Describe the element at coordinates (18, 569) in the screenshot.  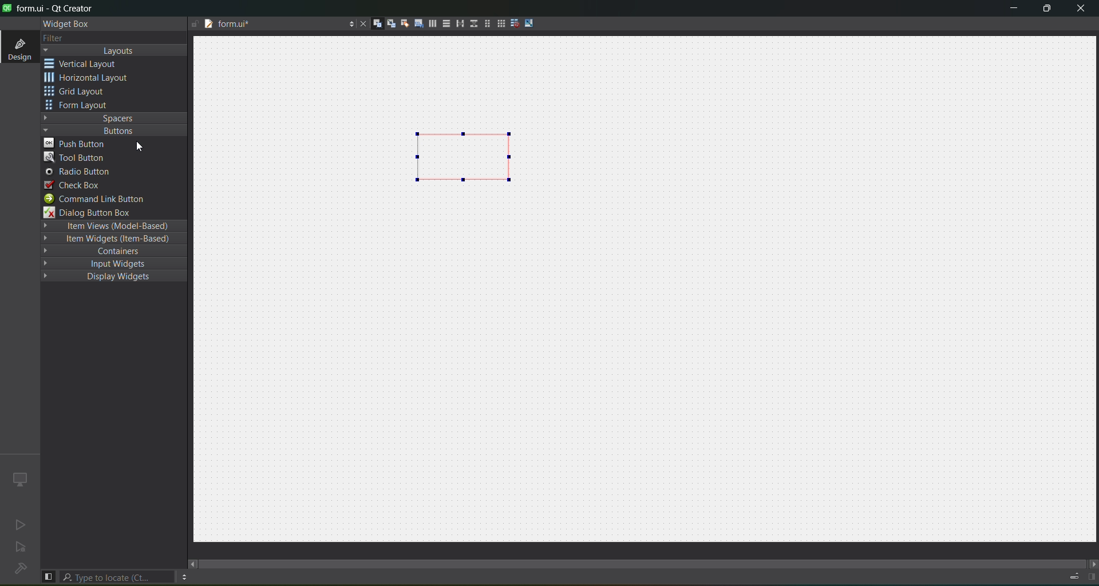
I see `no project loading` at that location.